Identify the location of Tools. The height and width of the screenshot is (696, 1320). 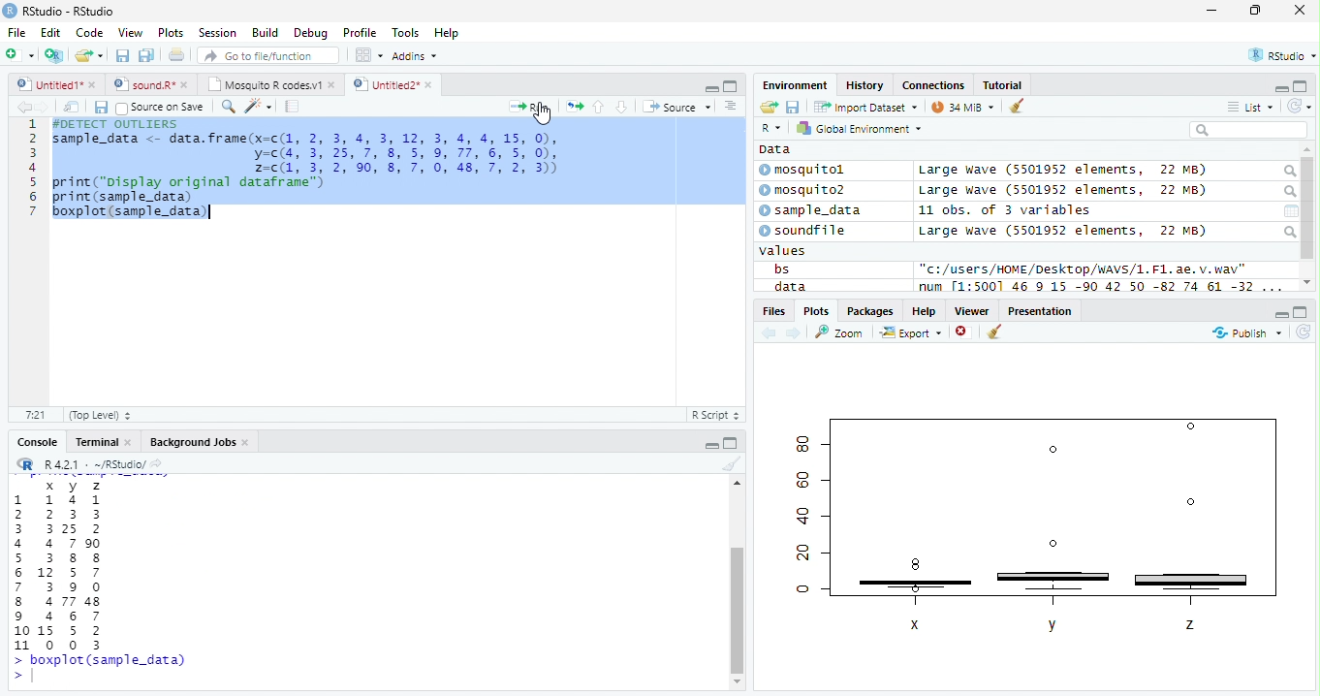
(405, 34).